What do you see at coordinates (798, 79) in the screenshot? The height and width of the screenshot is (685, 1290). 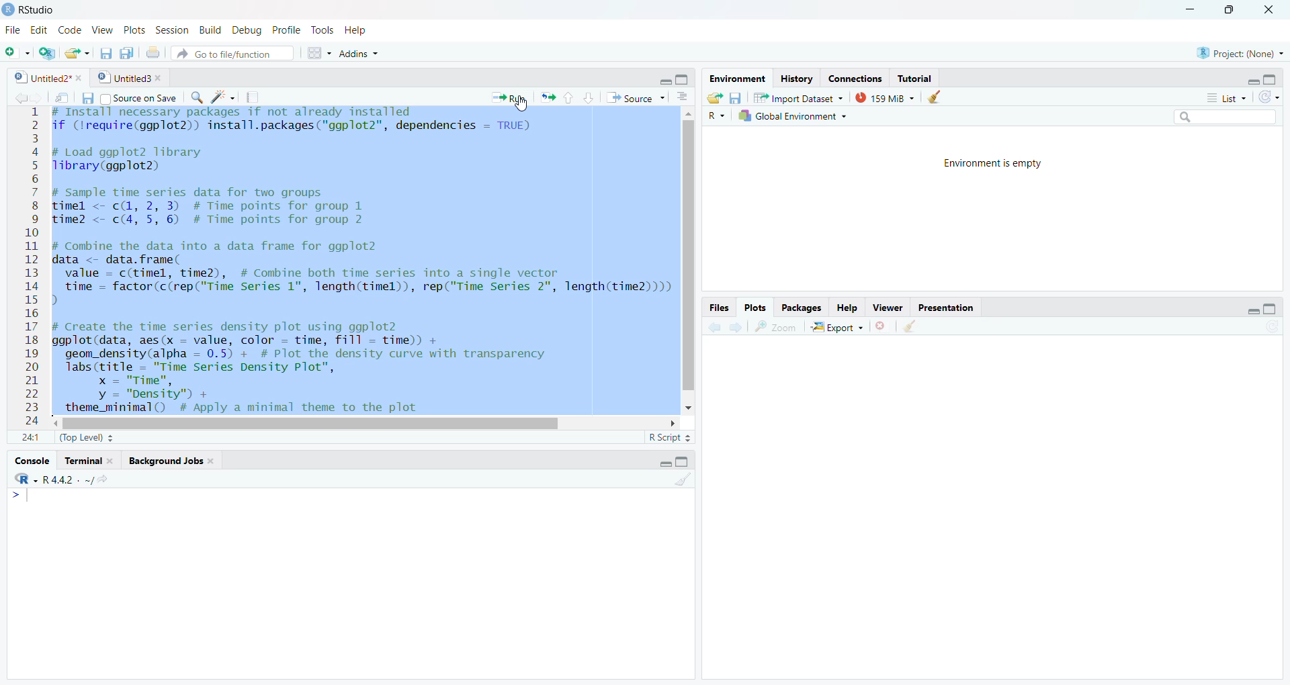 I see `History` at bounding box center [798, 79].